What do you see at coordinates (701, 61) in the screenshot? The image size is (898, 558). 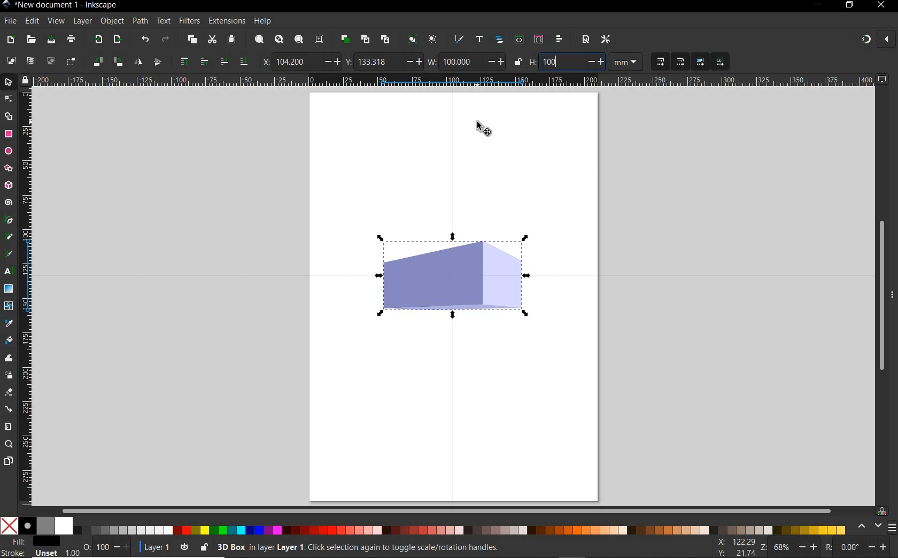 I see `move gradients` at bounding box center [701, 61].